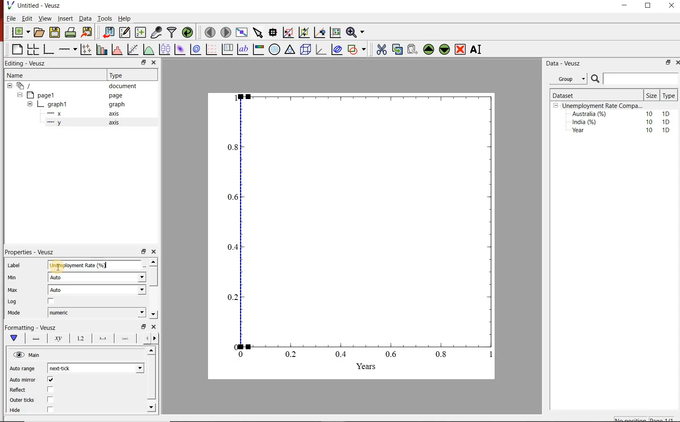 The height and width of the screenshot is (422, 680). I want to click on graph chart, so click(352, 236).